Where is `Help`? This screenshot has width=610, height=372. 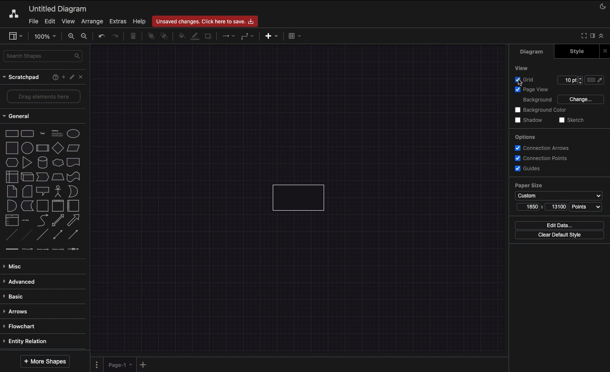
Help is located at coordinates (53, 78).